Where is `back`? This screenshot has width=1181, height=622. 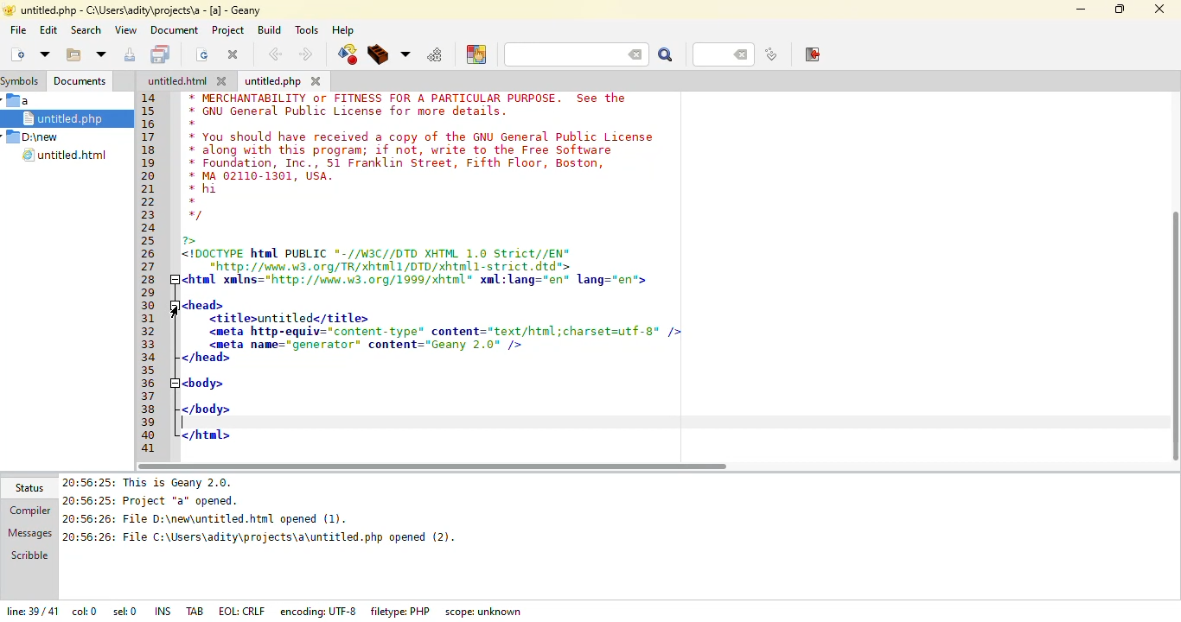 back is located at coordinates (276, 54).